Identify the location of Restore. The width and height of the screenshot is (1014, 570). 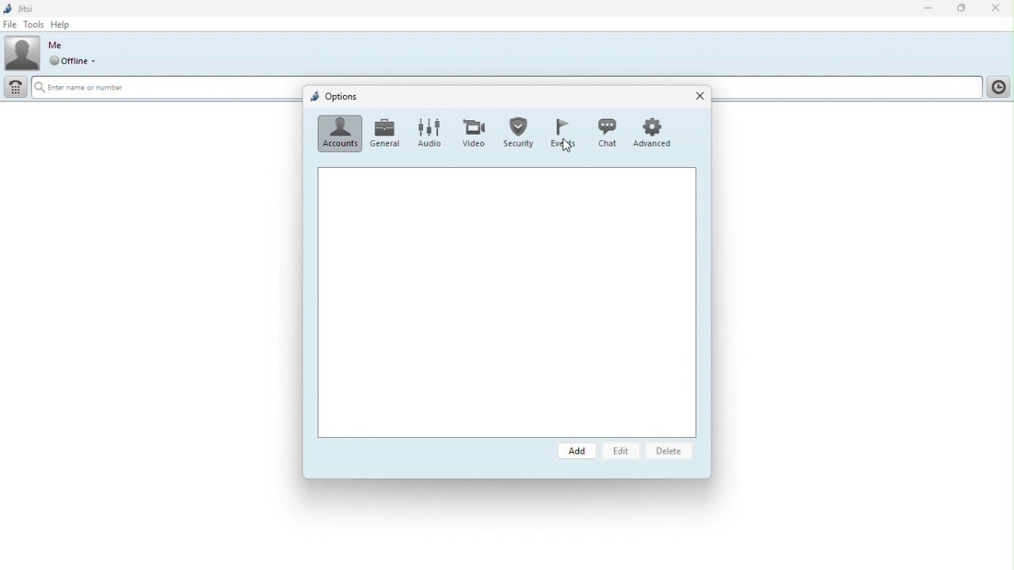
(963, 9).